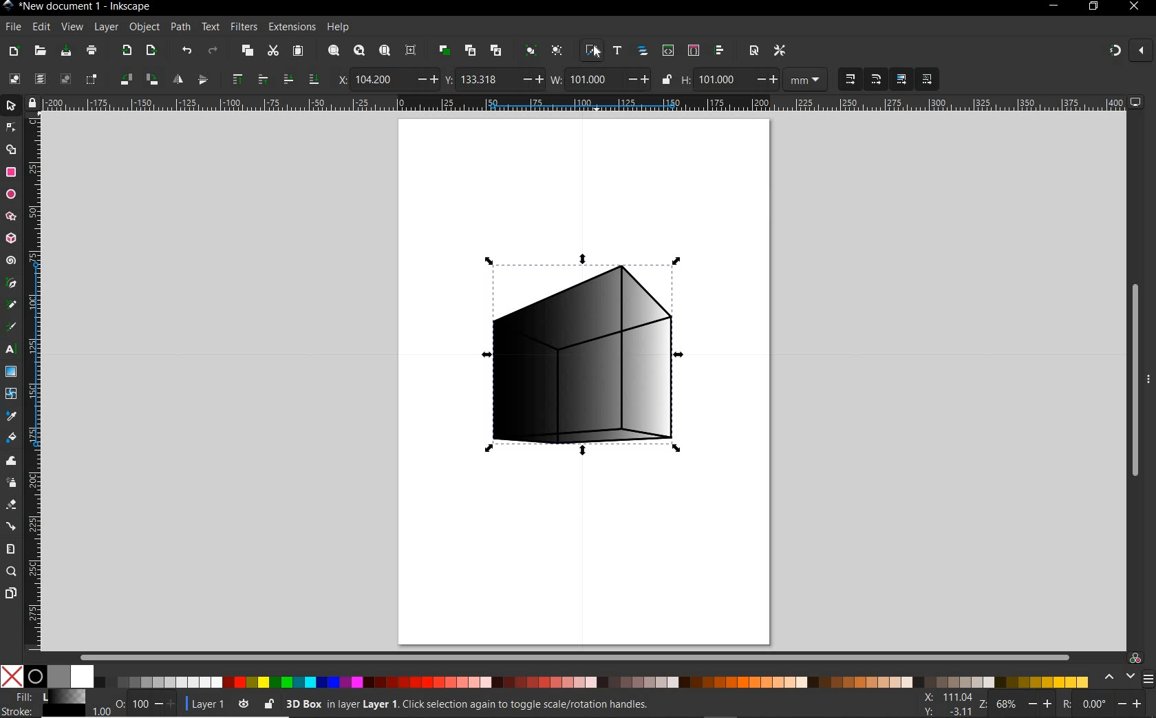 Image resolution: width=1156 pixels, height=718 pixels. I want to click on LAYER, so click(105, 27).